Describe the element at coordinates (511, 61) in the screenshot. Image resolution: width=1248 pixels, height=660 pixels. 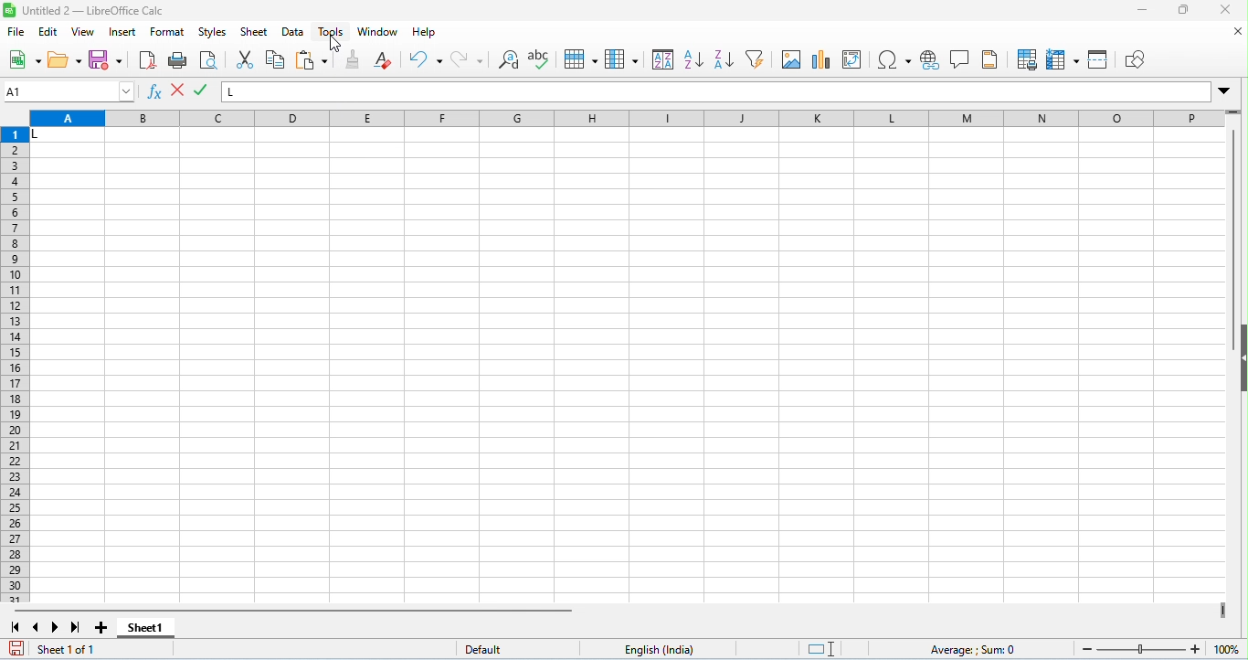
I see `find and replace` at that location.